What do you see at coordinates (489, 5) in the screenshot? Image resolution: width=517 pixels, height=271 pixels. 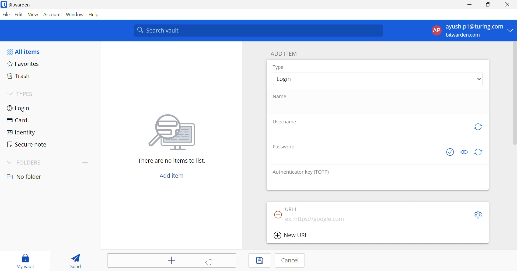 I see `Restore Down` at bounding box center [489, 5].